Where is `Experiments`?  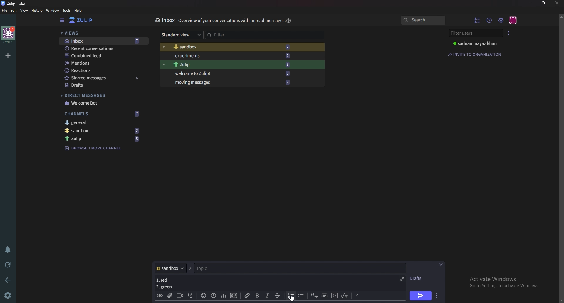 Experiments is located at coordinates (232, 55).